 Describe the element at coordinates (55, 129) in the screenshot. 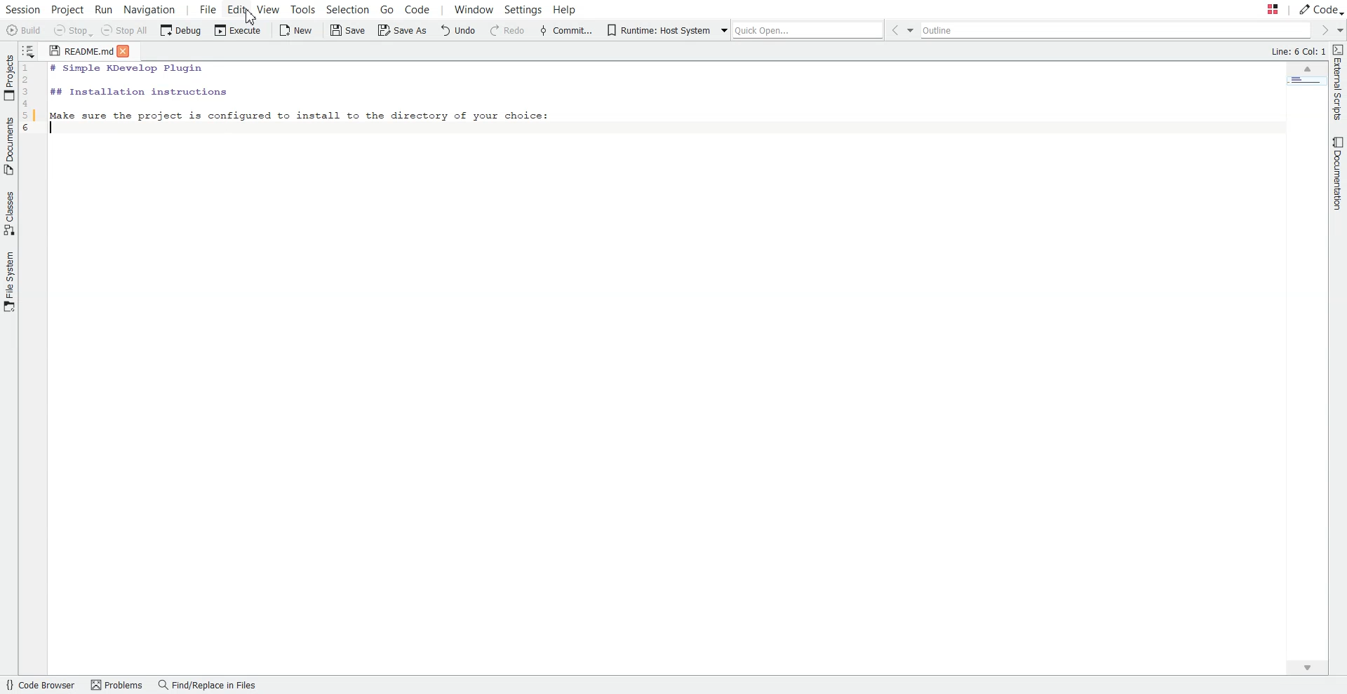

I see `Text Cursor` at that location.